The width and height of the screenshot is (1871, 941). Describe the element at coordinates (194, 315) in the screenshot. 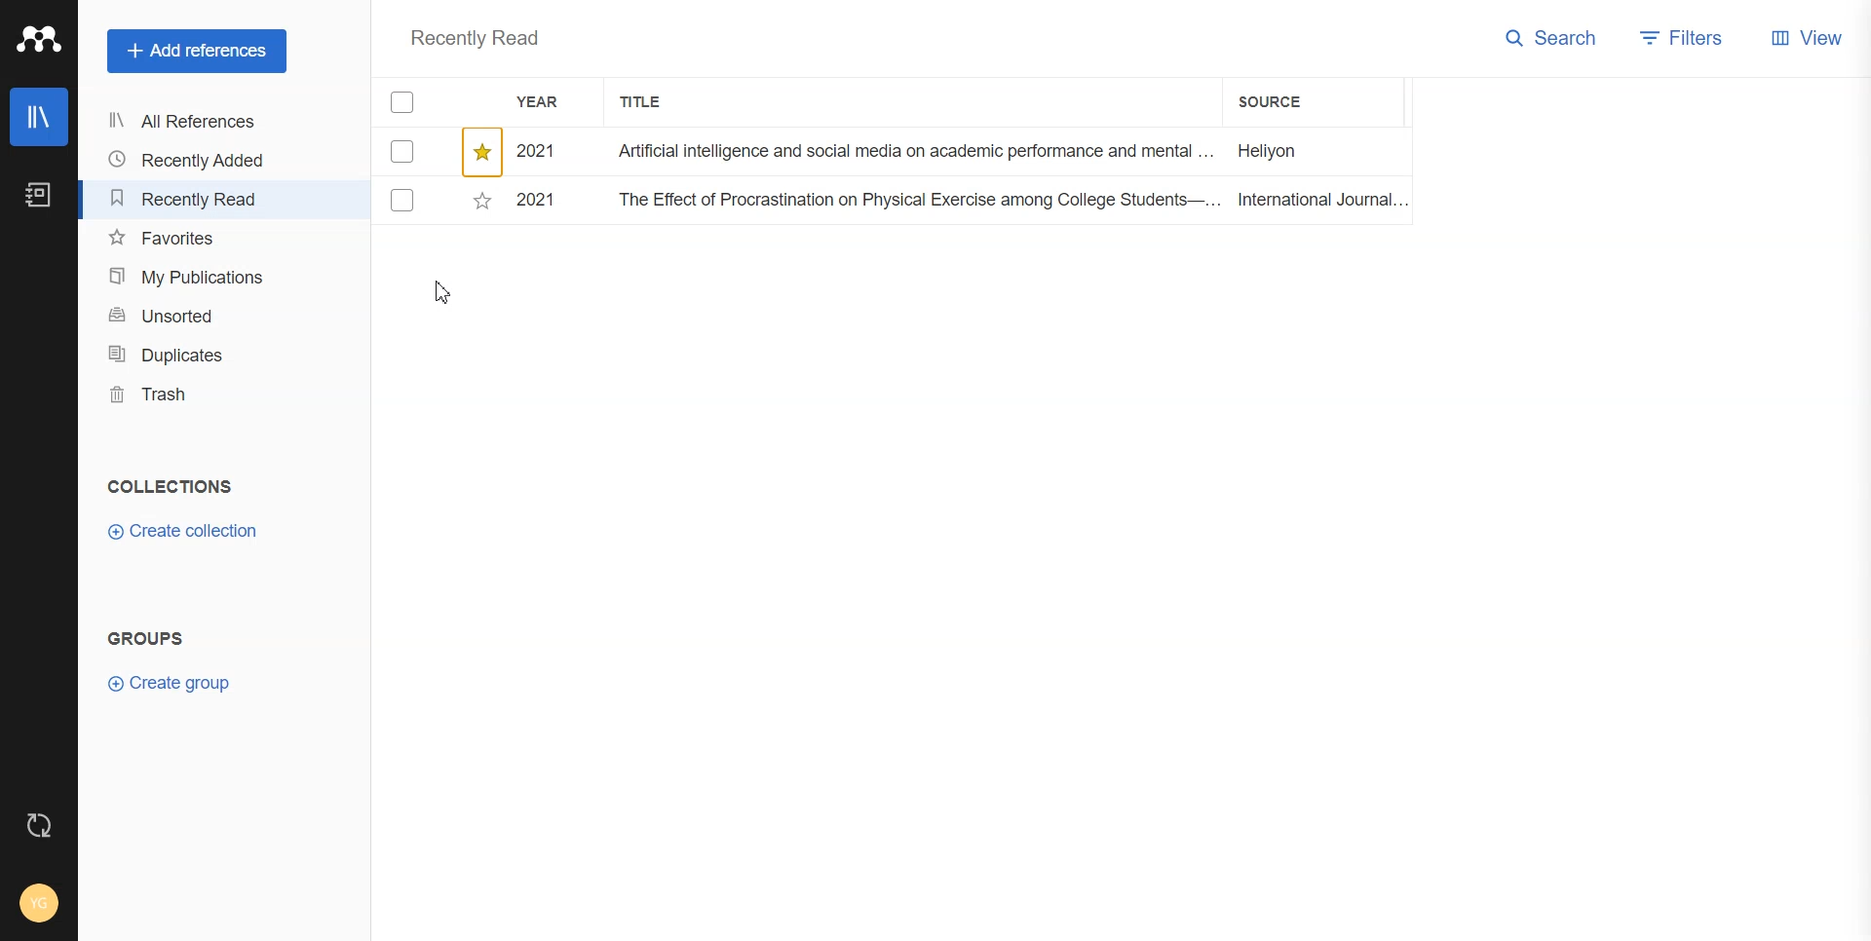

I see `Unsorted` at that location.